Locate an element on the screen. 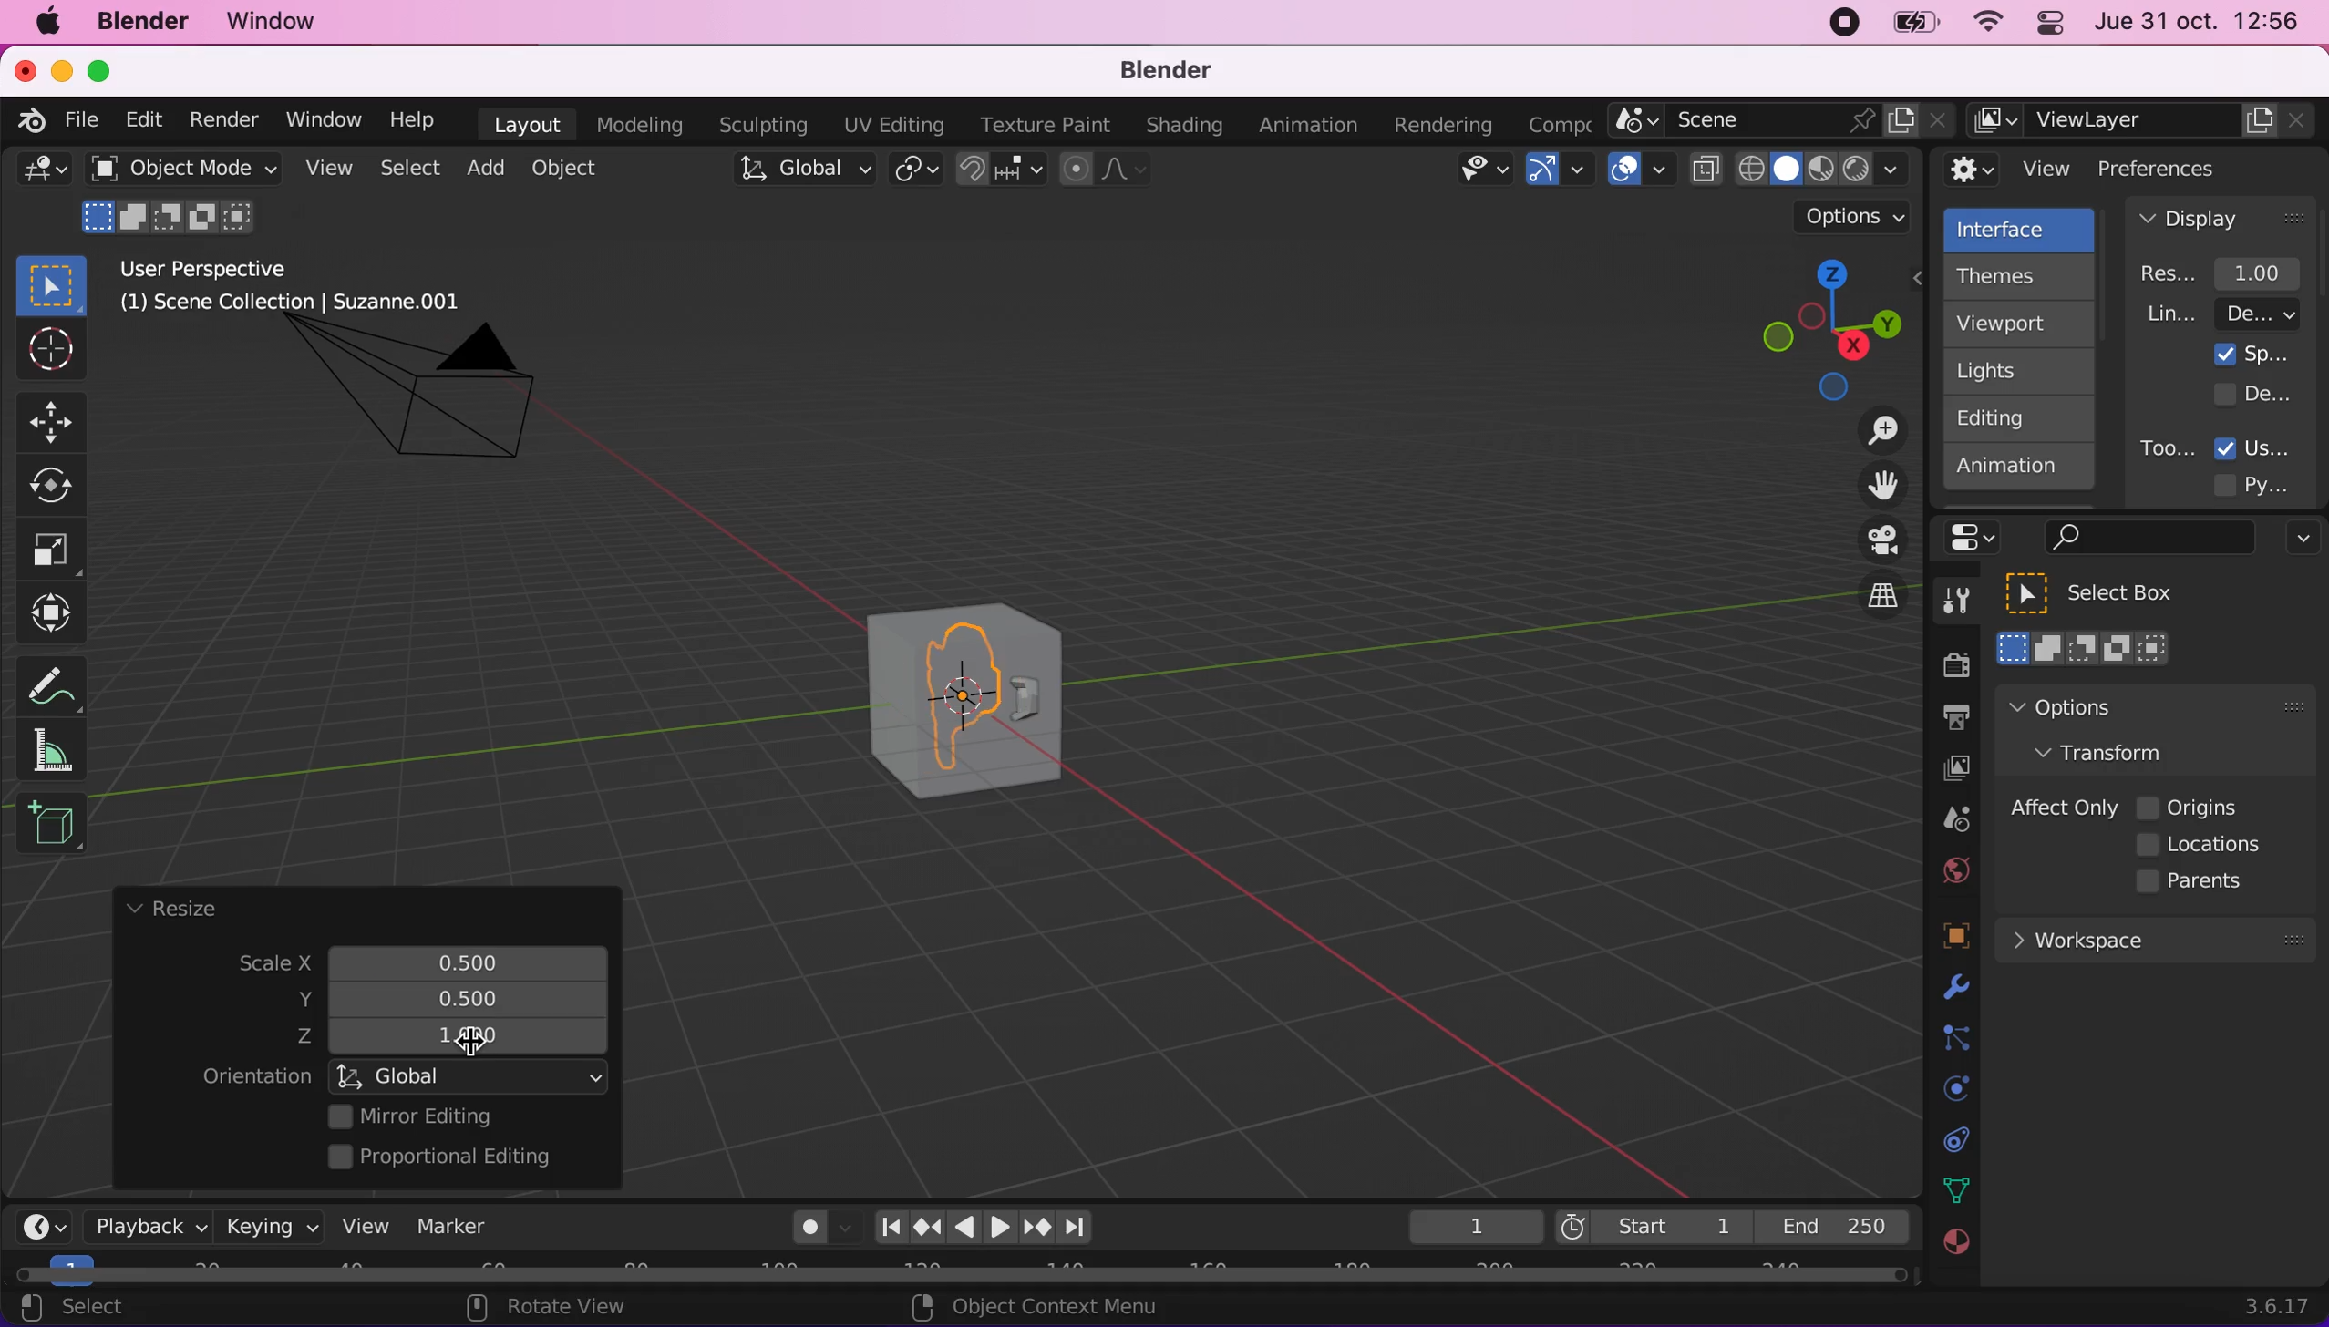  scale x is located at coordinates (463, 957).